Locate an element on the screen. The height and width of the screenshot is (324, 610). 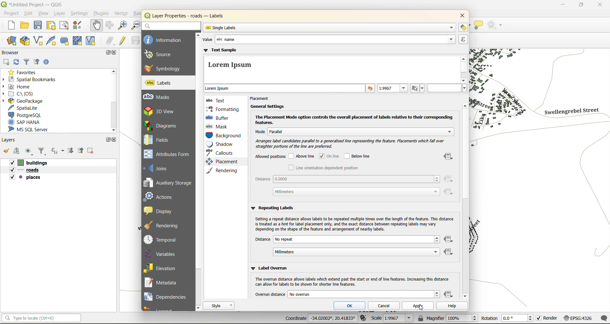
filter by expression is located at coordinates (58, 151).